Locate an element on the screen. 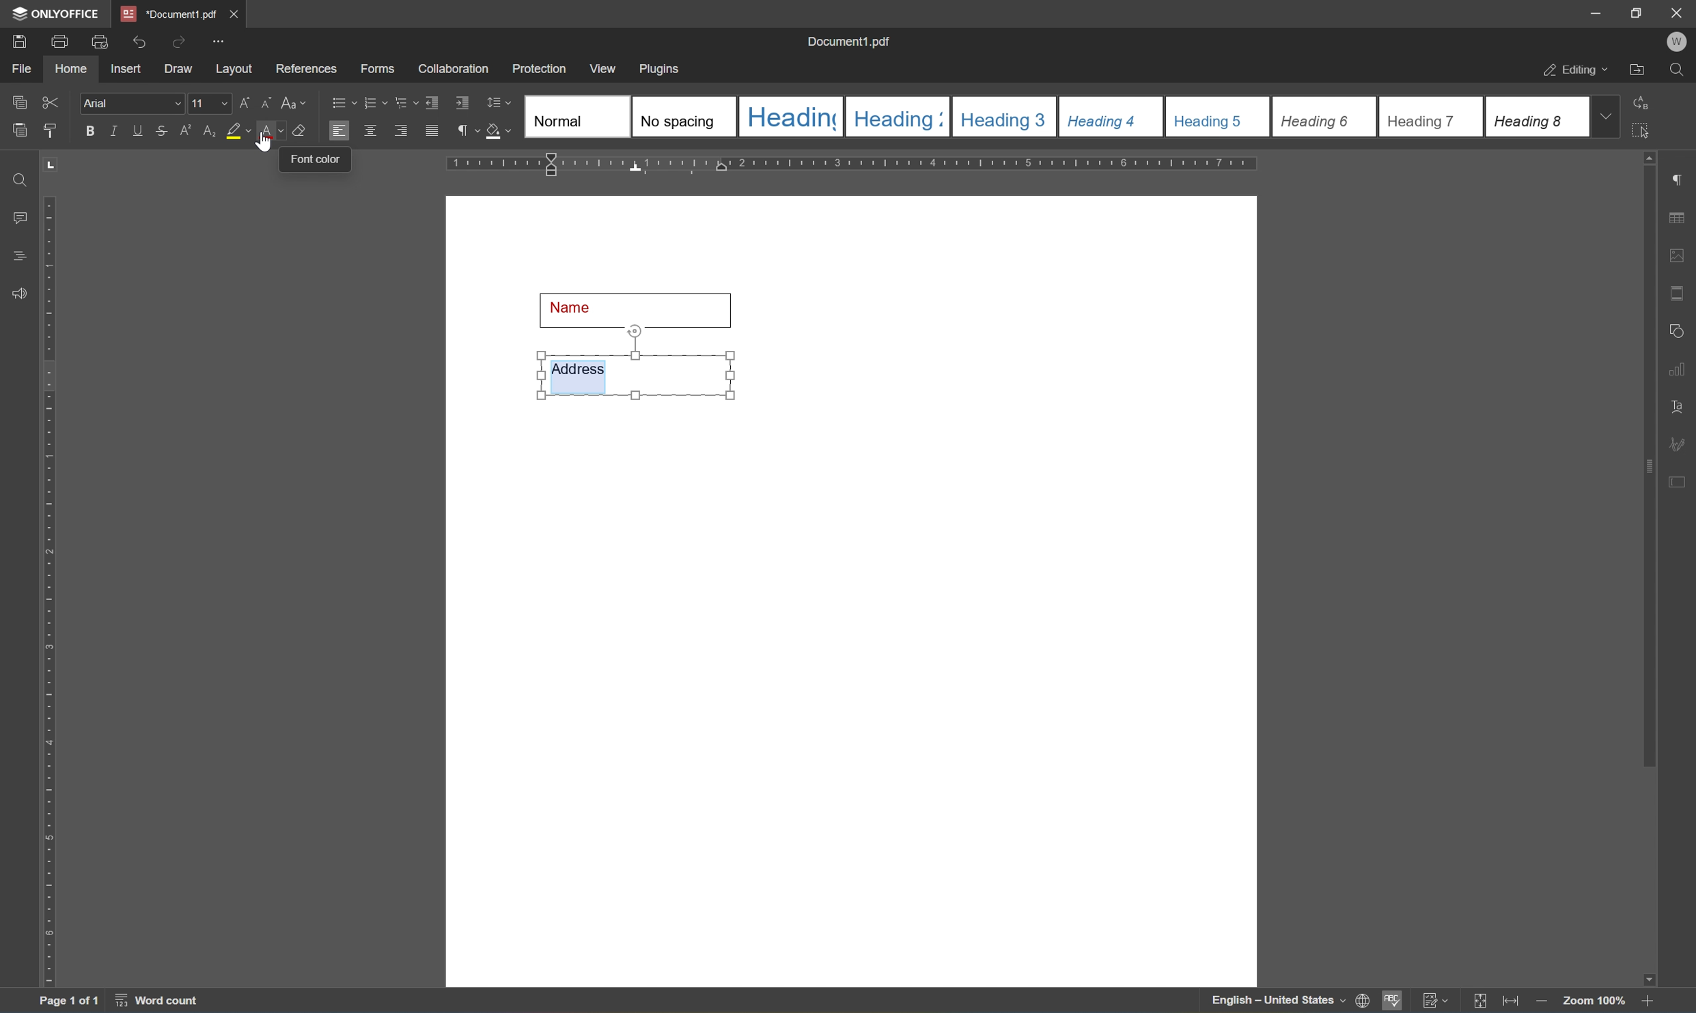 Image resolution: width=1696 pixels, height=1013 pixels. plugins is located at coordinates (665, 68).